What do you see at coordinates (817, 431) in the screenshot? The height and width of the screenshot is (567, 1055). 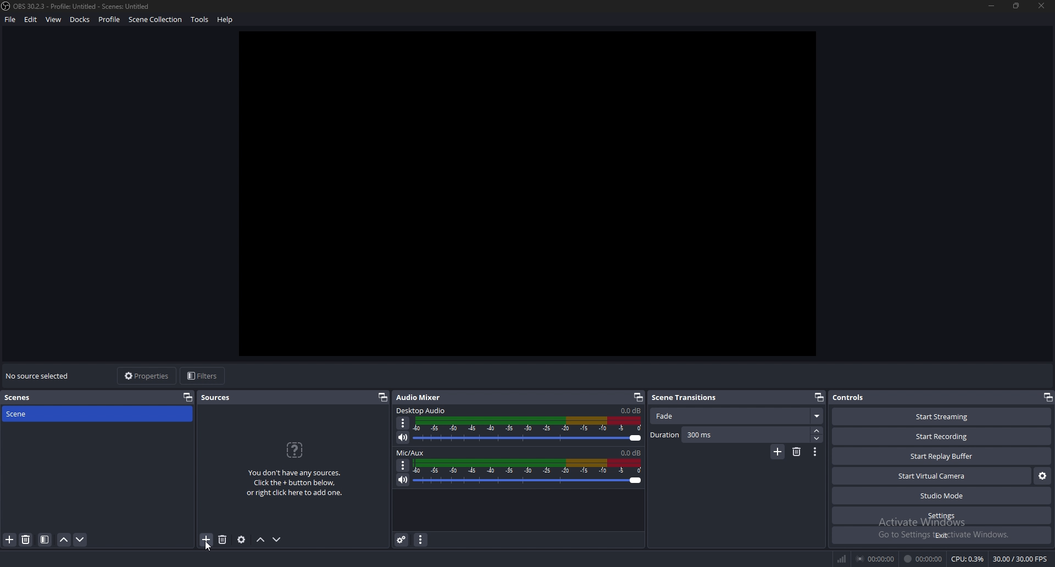 I see `increase duration` at bounding box center [817, 431].